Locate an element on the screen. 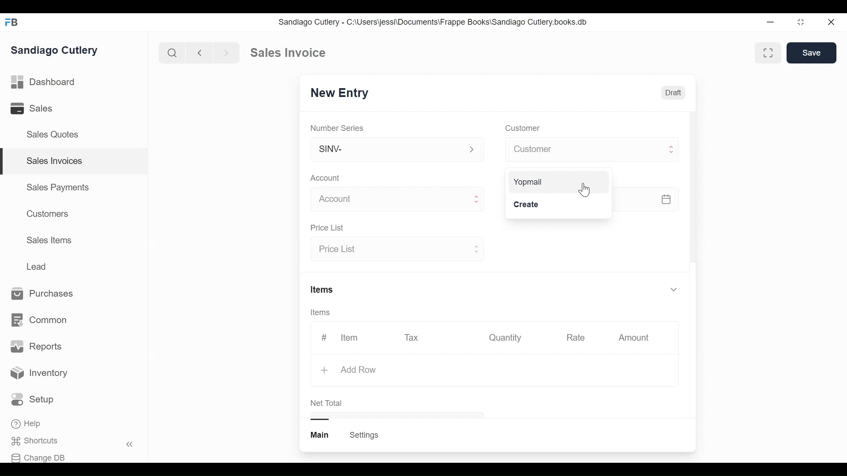 This screenshot has height=476, width=847. Lead is located at coordinates (37, 266).